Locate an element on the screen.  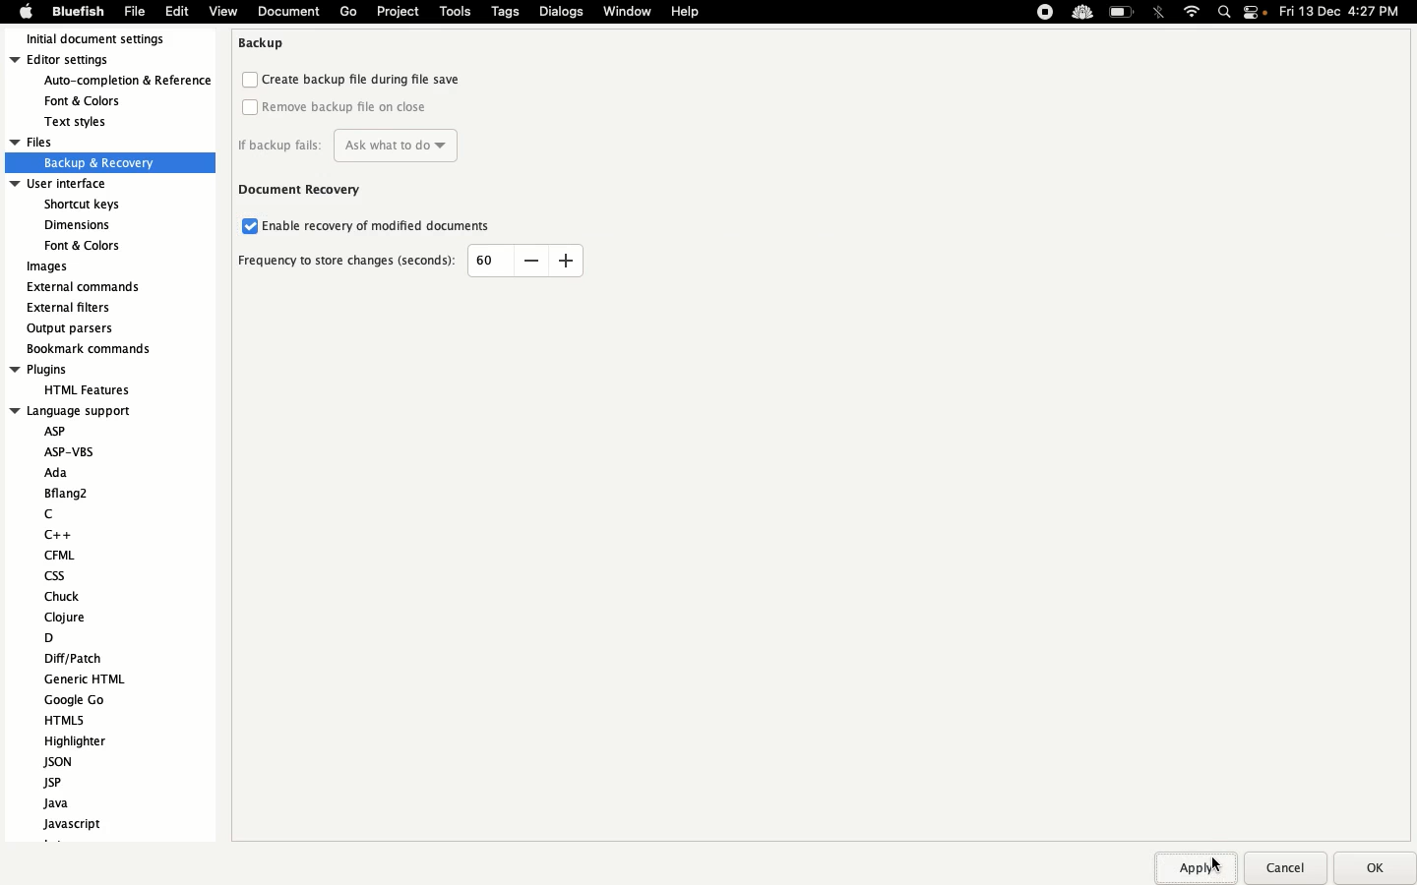
Apply is located at coordinates (1204, 865).